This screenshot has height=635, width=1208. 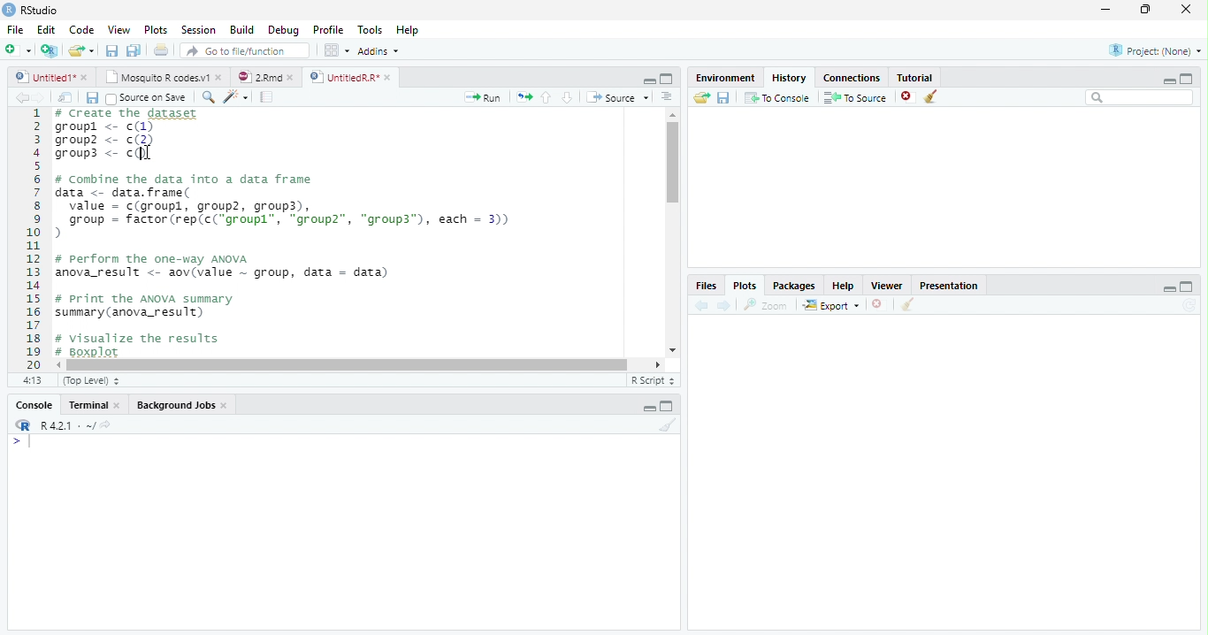 I want to click on Source on save, so click(x=149, y=98).